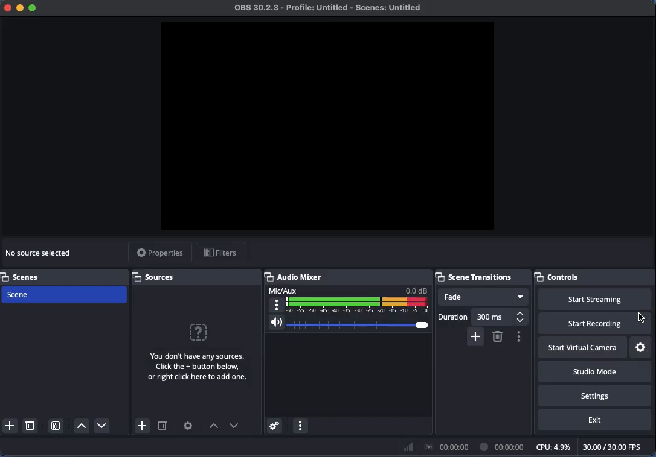  What do you see at coordinates (10, 426) in the screenshot?
I see `Add scenes` at bounding box center [10, 426].